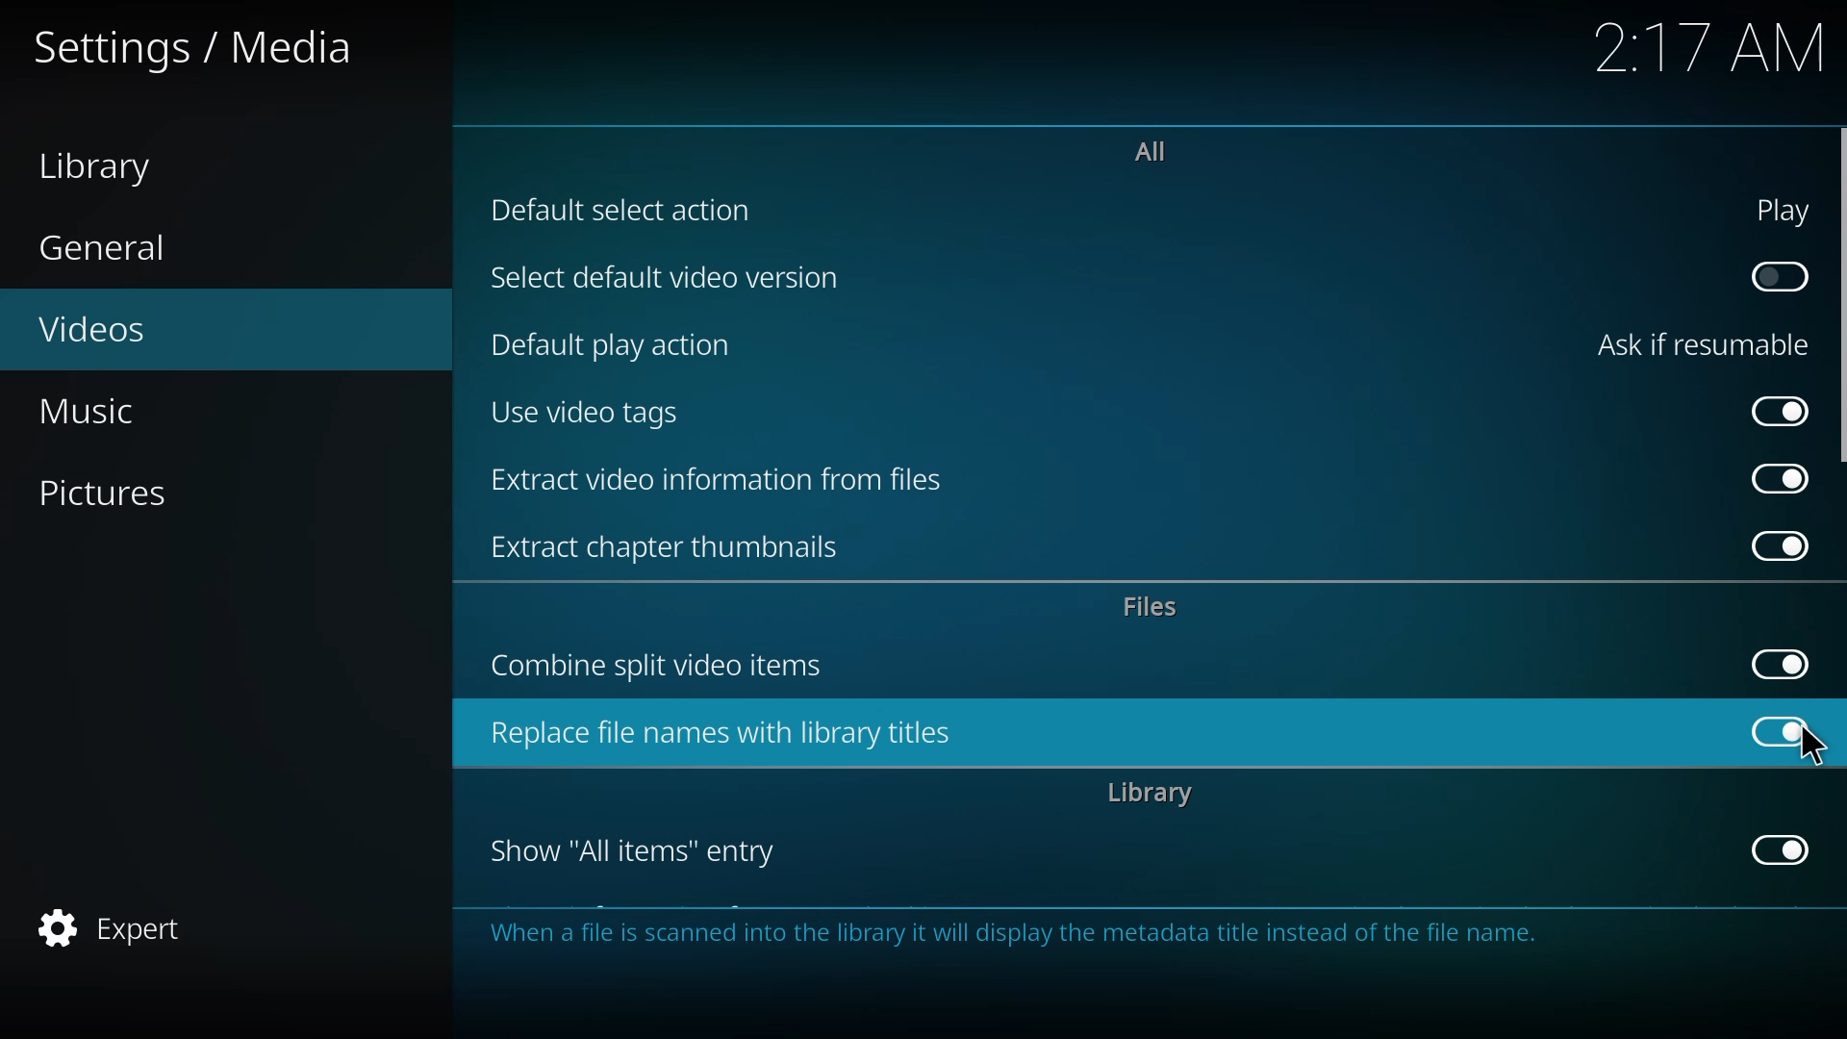 The width and height of the screenshot is (1847, 1039). What do you see at coordinates (1151, 149) in the screenshot?
I see `all` at bounding box center [1151, 149].